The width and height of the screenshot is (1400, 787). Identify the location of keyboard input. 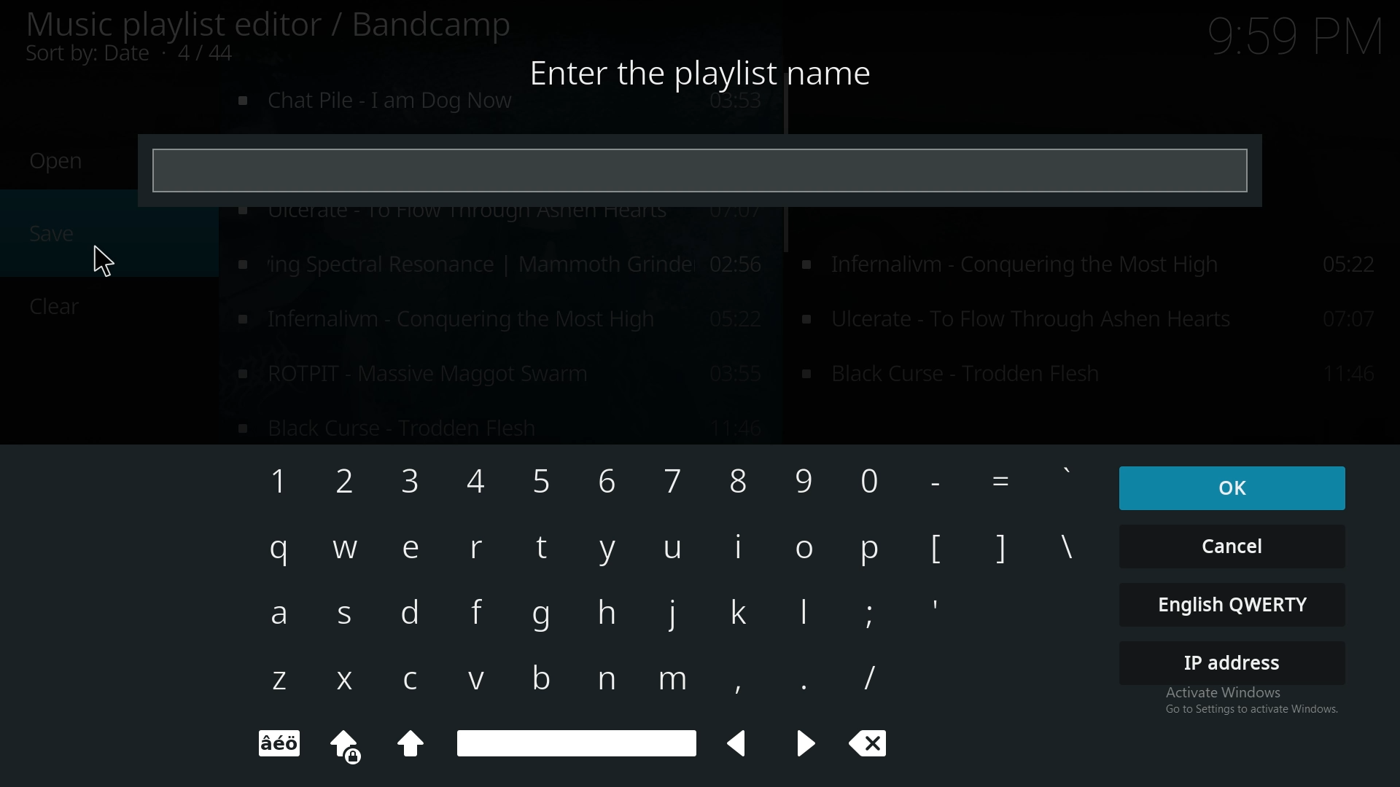
(672, 685).